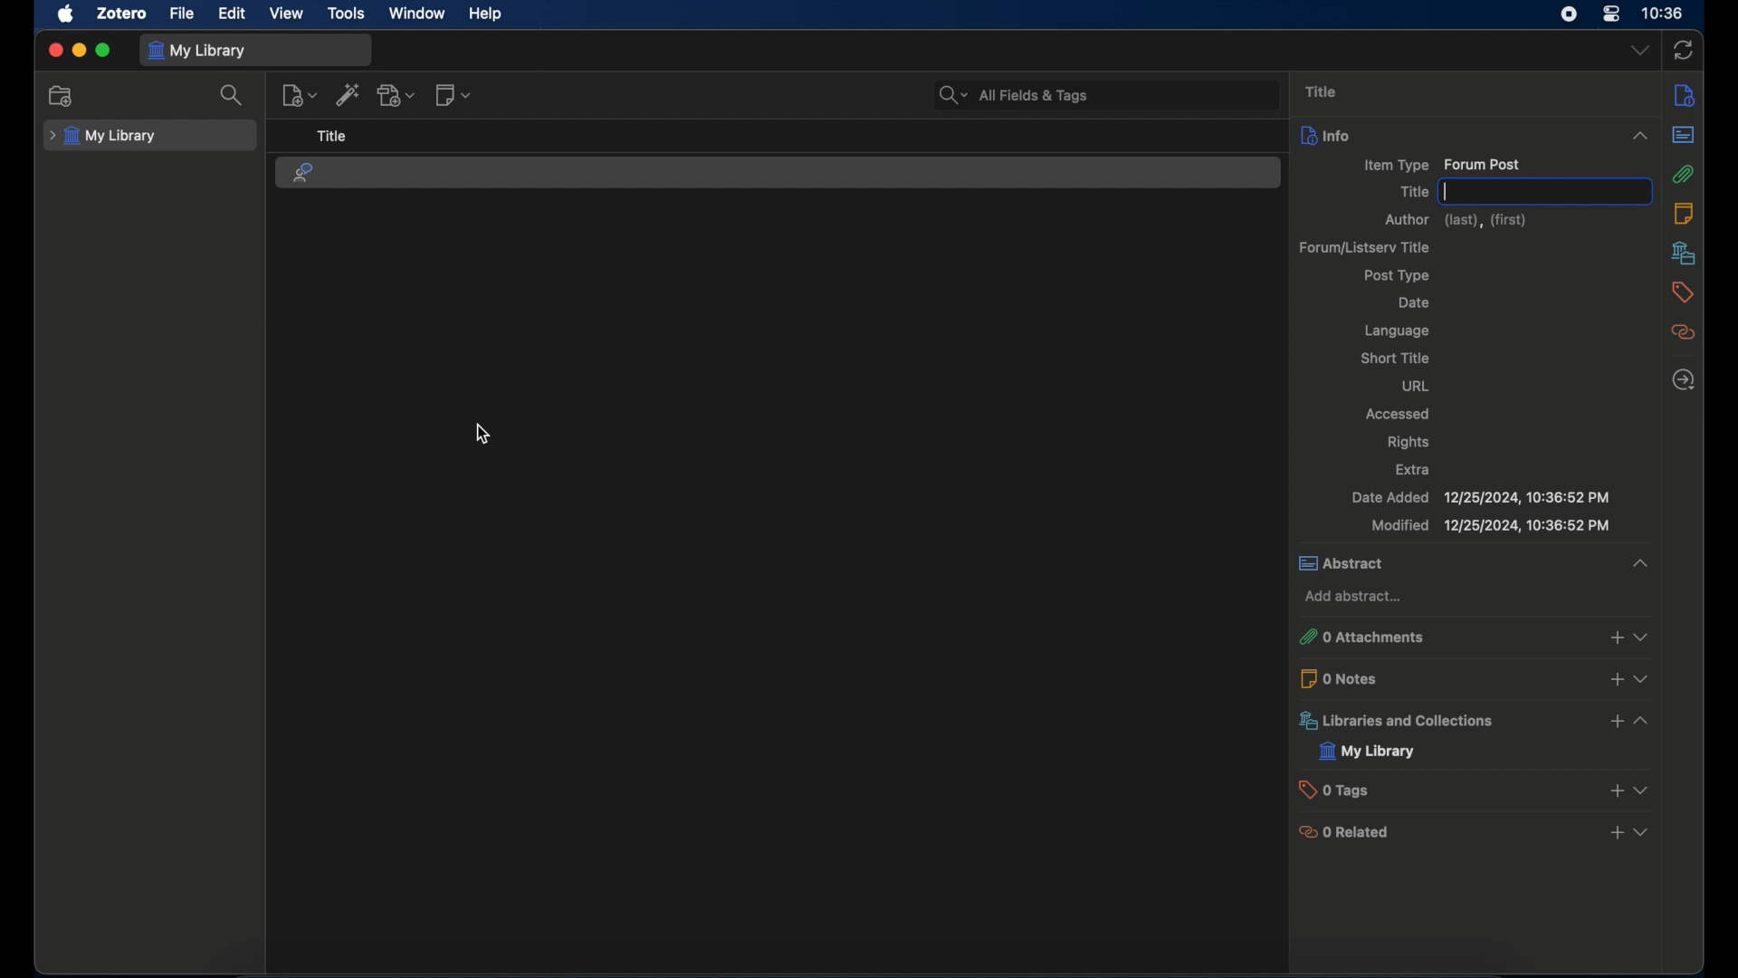 The width and height of the screenshot is (1738, 978). Describe the element at coordinates (453, 94) in the screenshot. I see `new note` at that location.